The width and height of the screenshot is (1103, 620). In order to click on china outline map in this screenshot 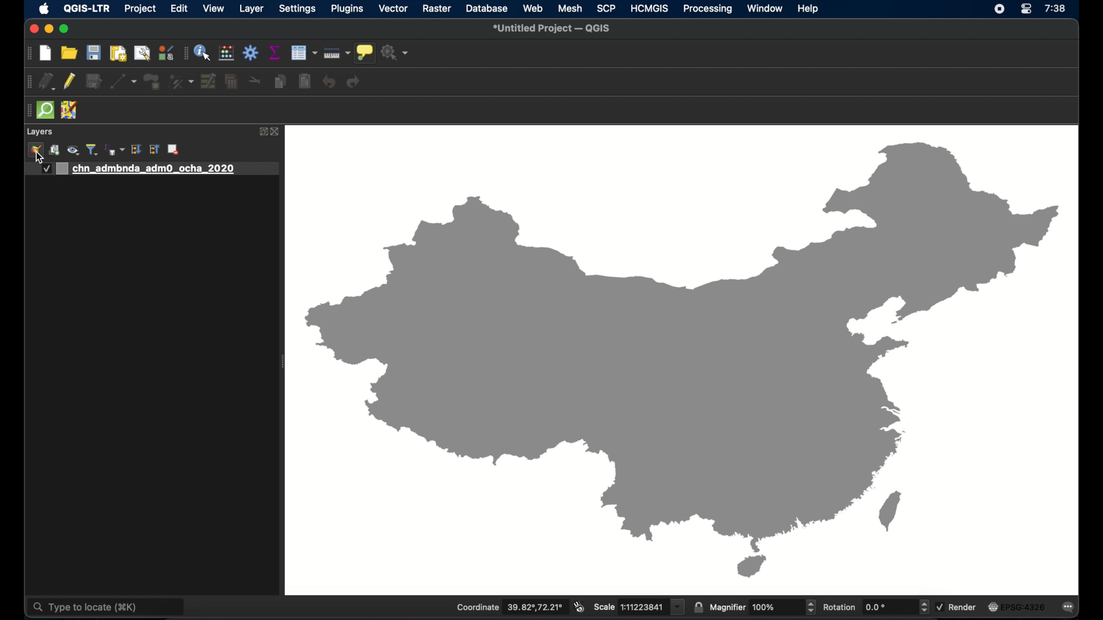, I will do `click(683, 362)`.